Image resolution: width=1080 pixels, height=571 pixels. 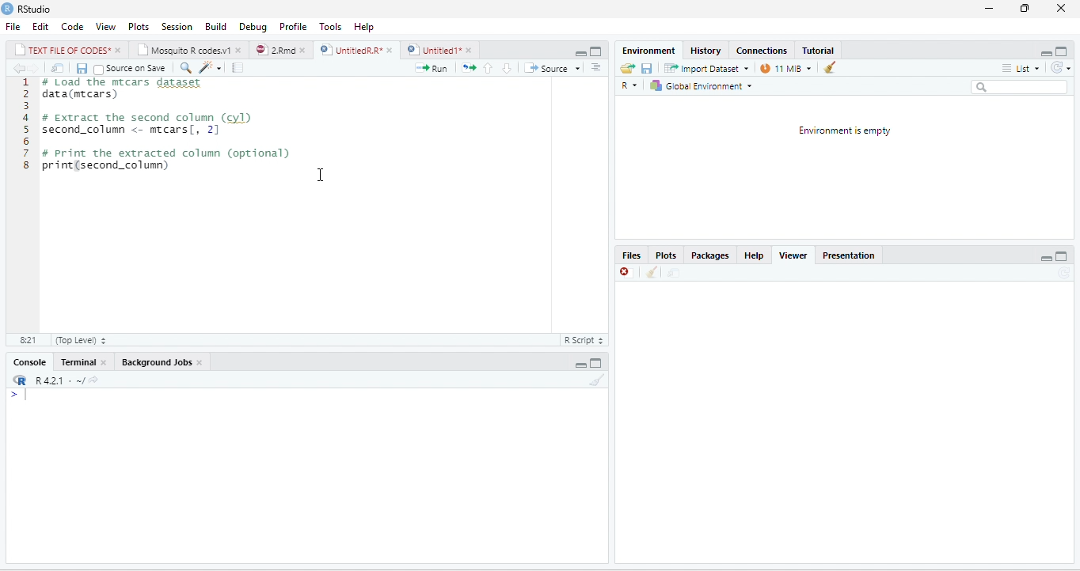 I want to click on go to previous section/chunk, so click(x=488, y=67).